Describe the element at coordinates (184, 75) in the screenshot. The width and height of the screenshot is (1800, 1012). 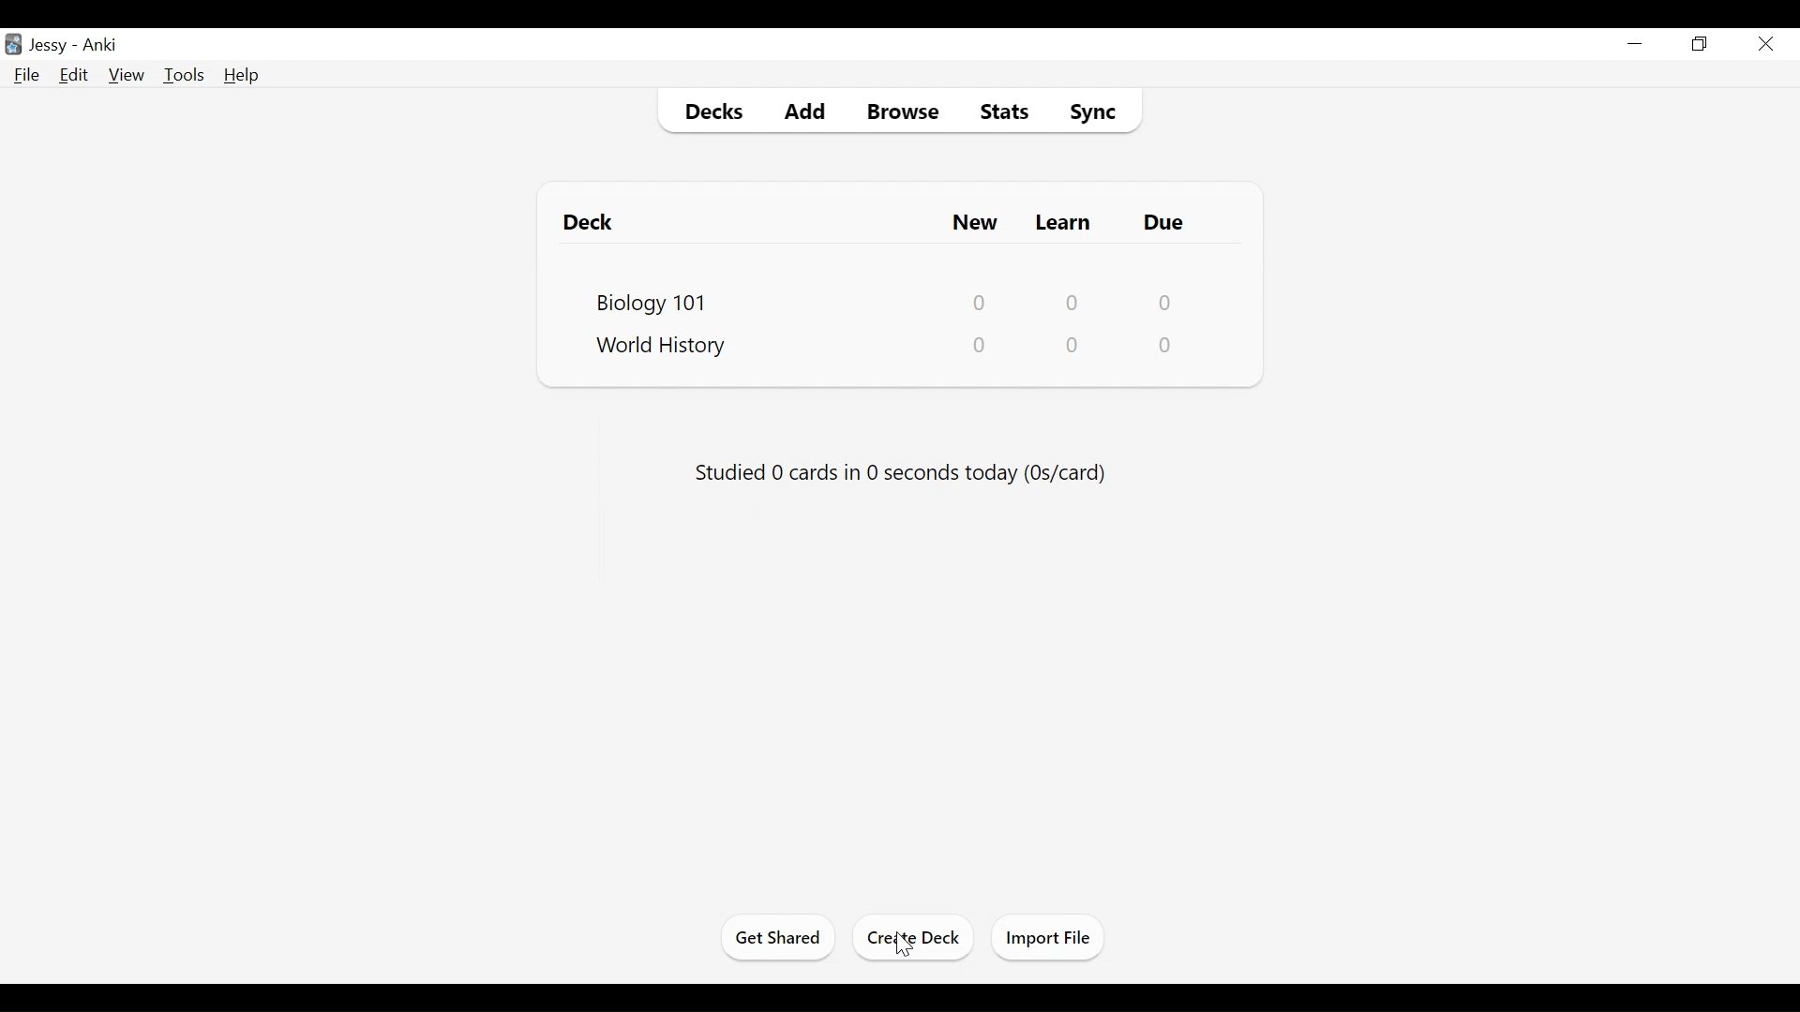
I see `Tools` at that location.